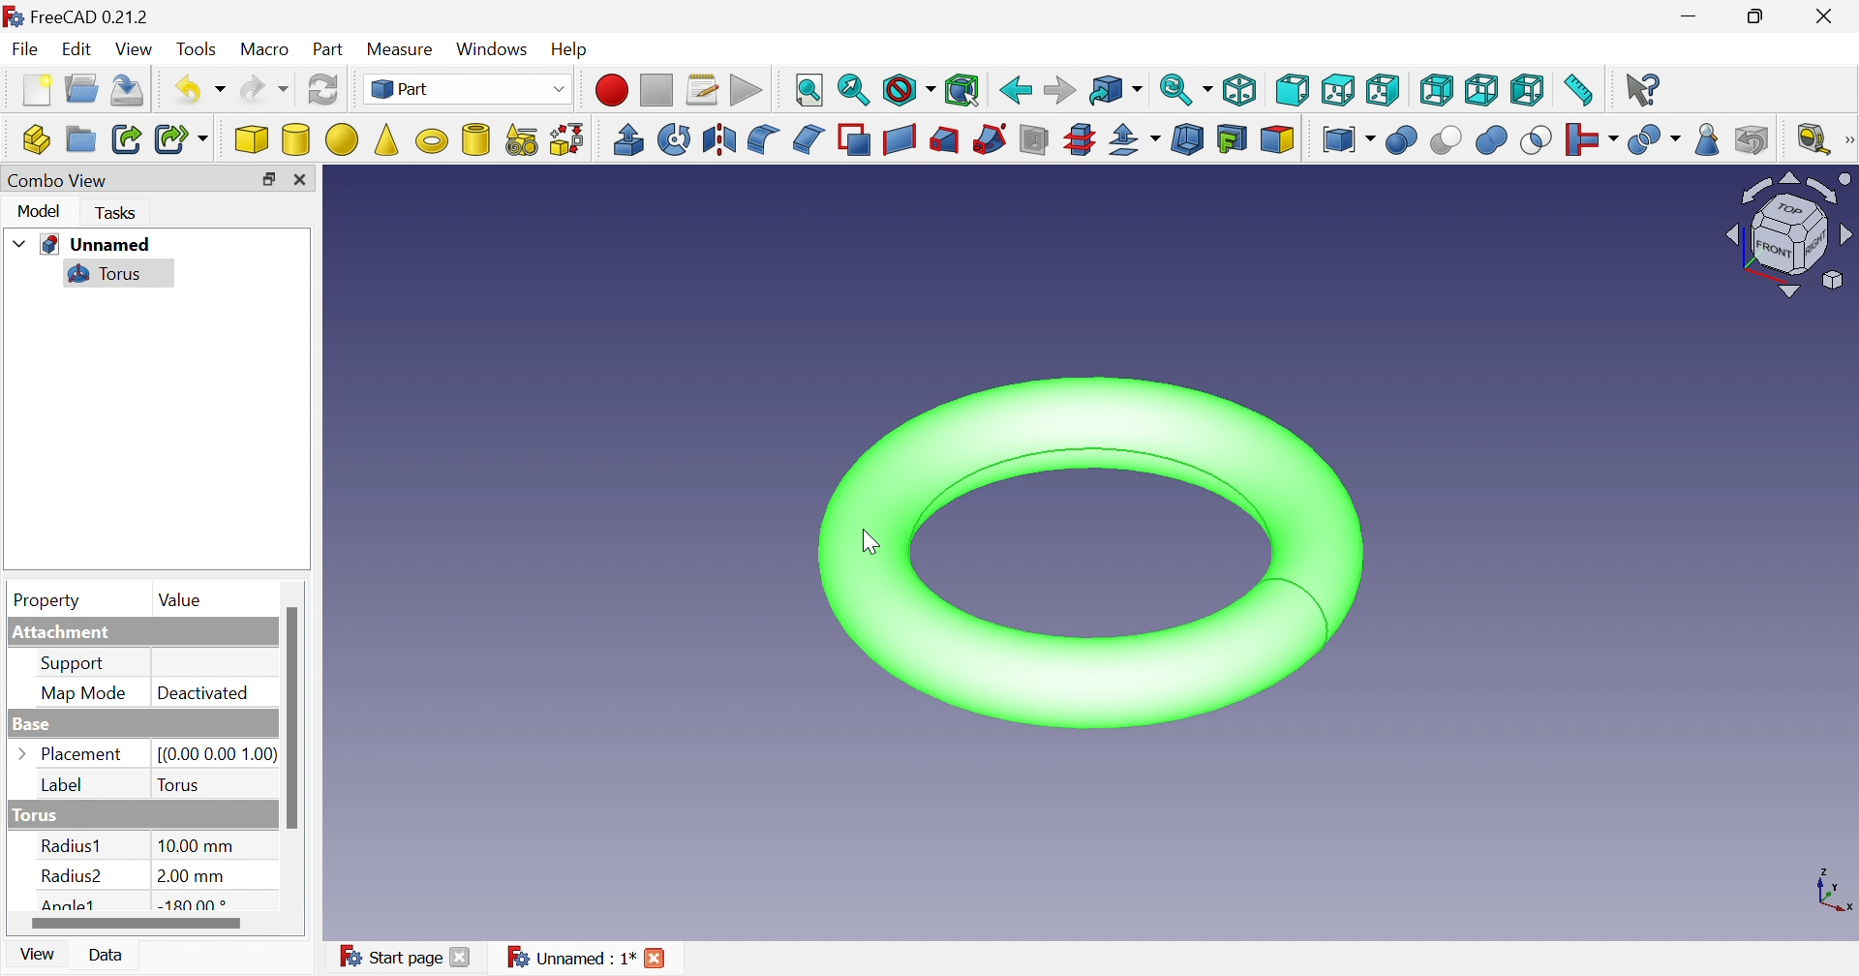 This screenshot has width=1859, height=976. Describe the element at coordinates (867, 544) in the screenshot. I see `cursor` at that location.